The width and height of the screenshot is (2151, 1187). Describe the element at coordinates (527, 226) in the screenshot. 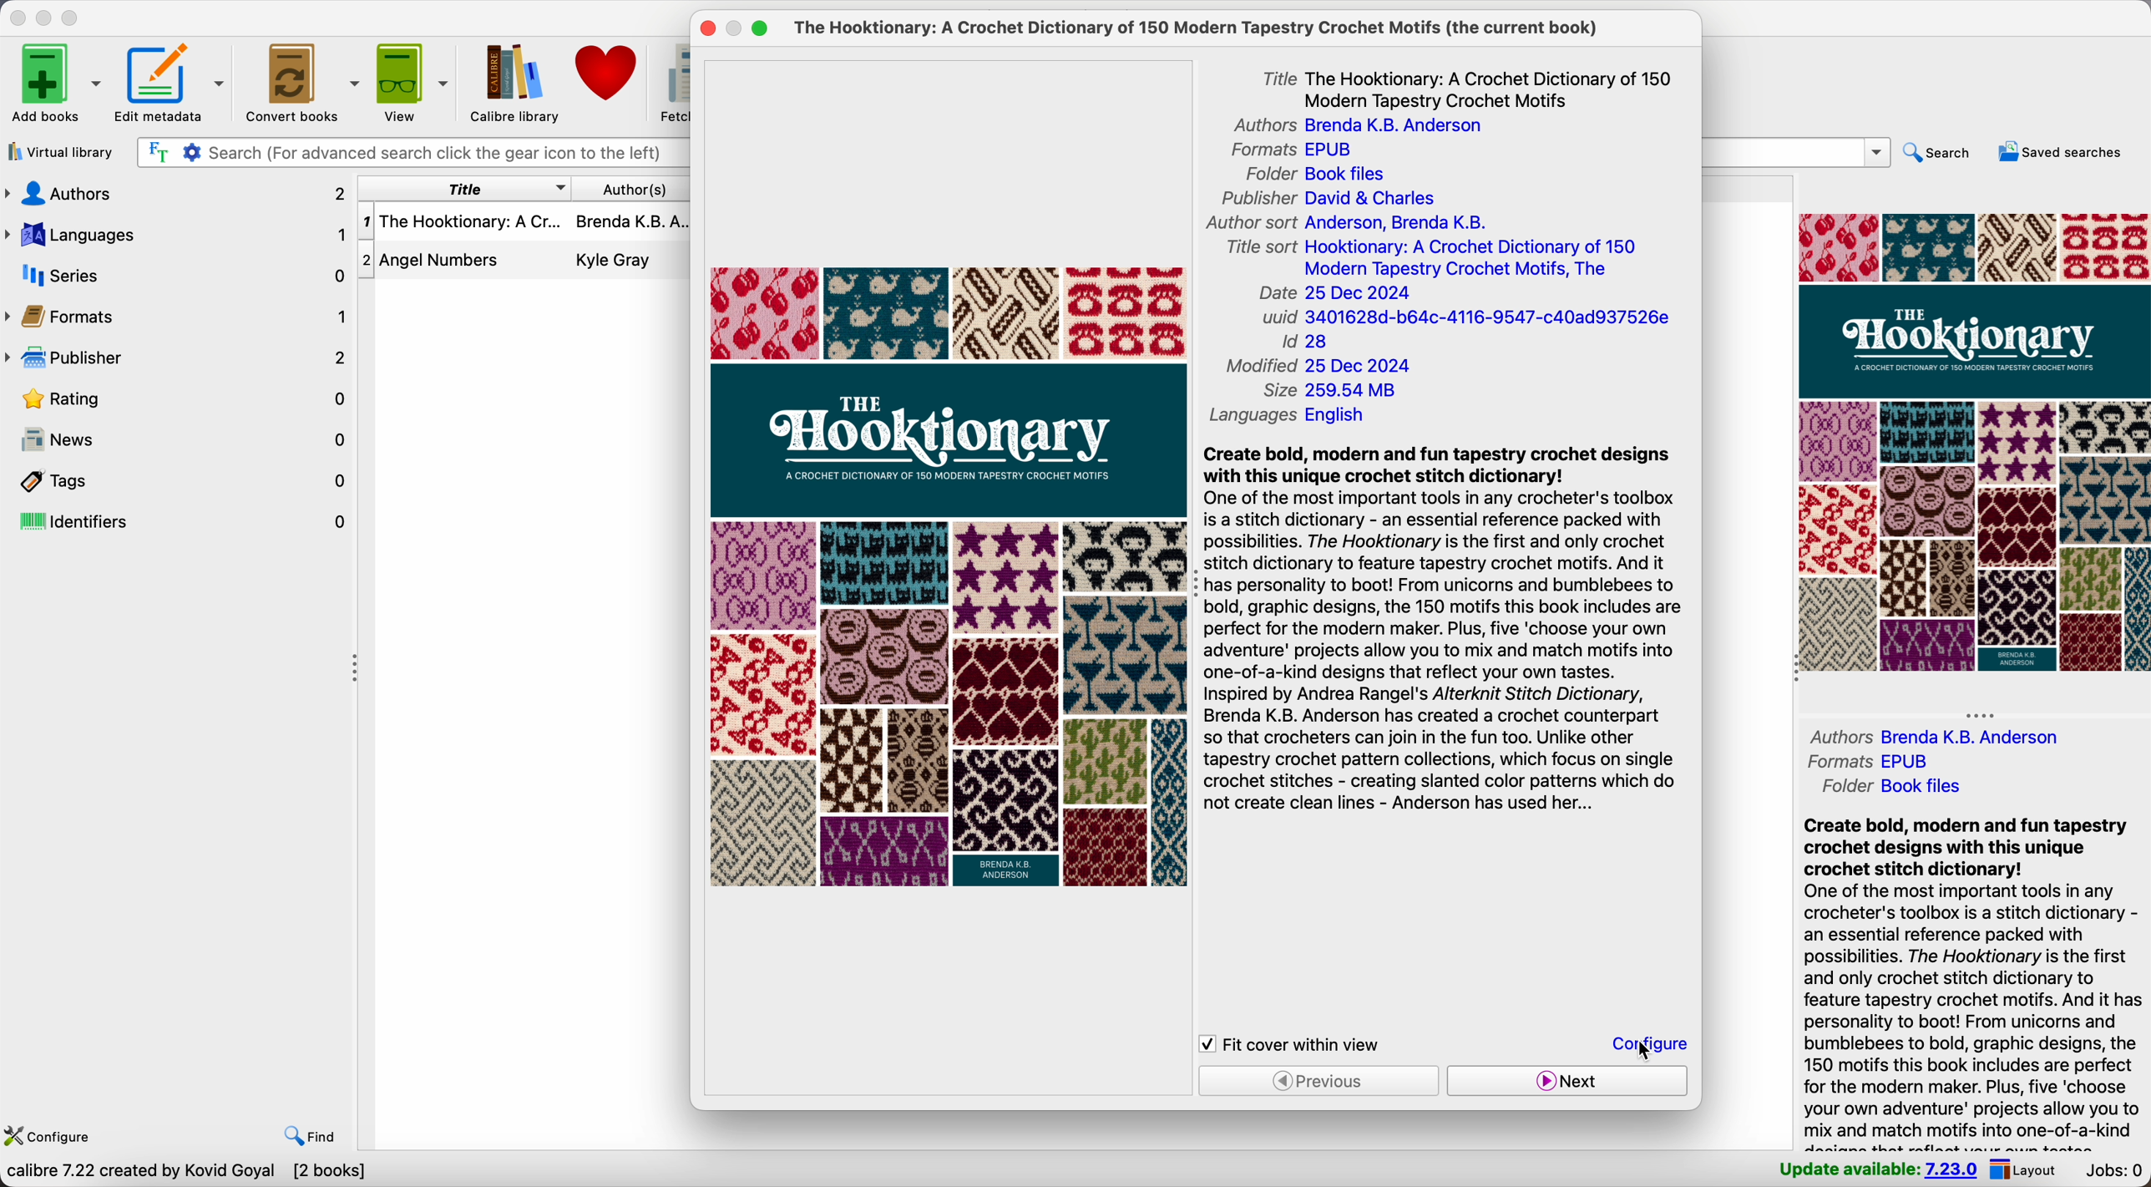

I see `The Hooktionary book details` at that location.